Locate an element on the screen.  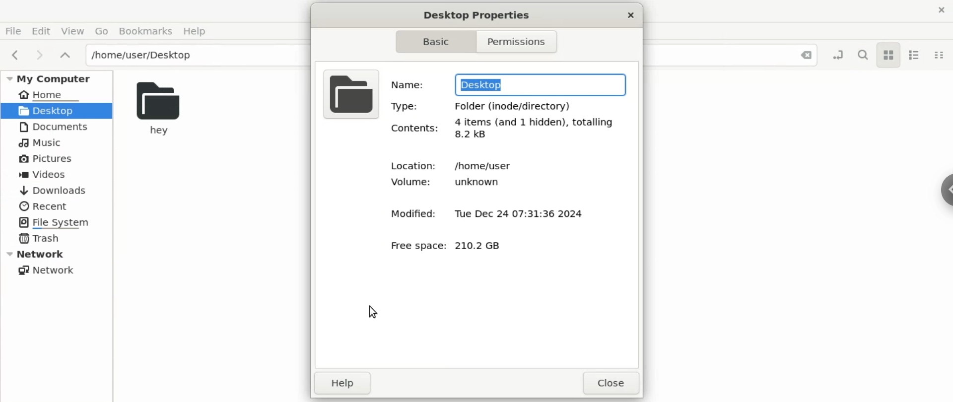
basic is located at coordinates (434, 41).